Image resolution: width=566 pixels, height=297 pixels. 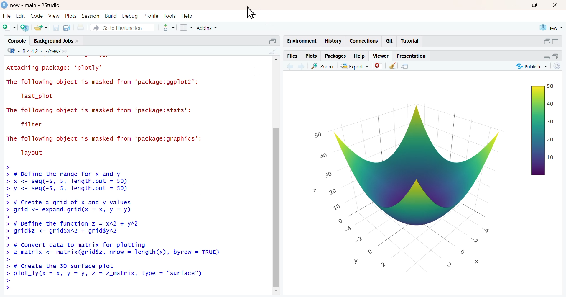 I want to click on prompt cursor, so click(x=7, y=260).